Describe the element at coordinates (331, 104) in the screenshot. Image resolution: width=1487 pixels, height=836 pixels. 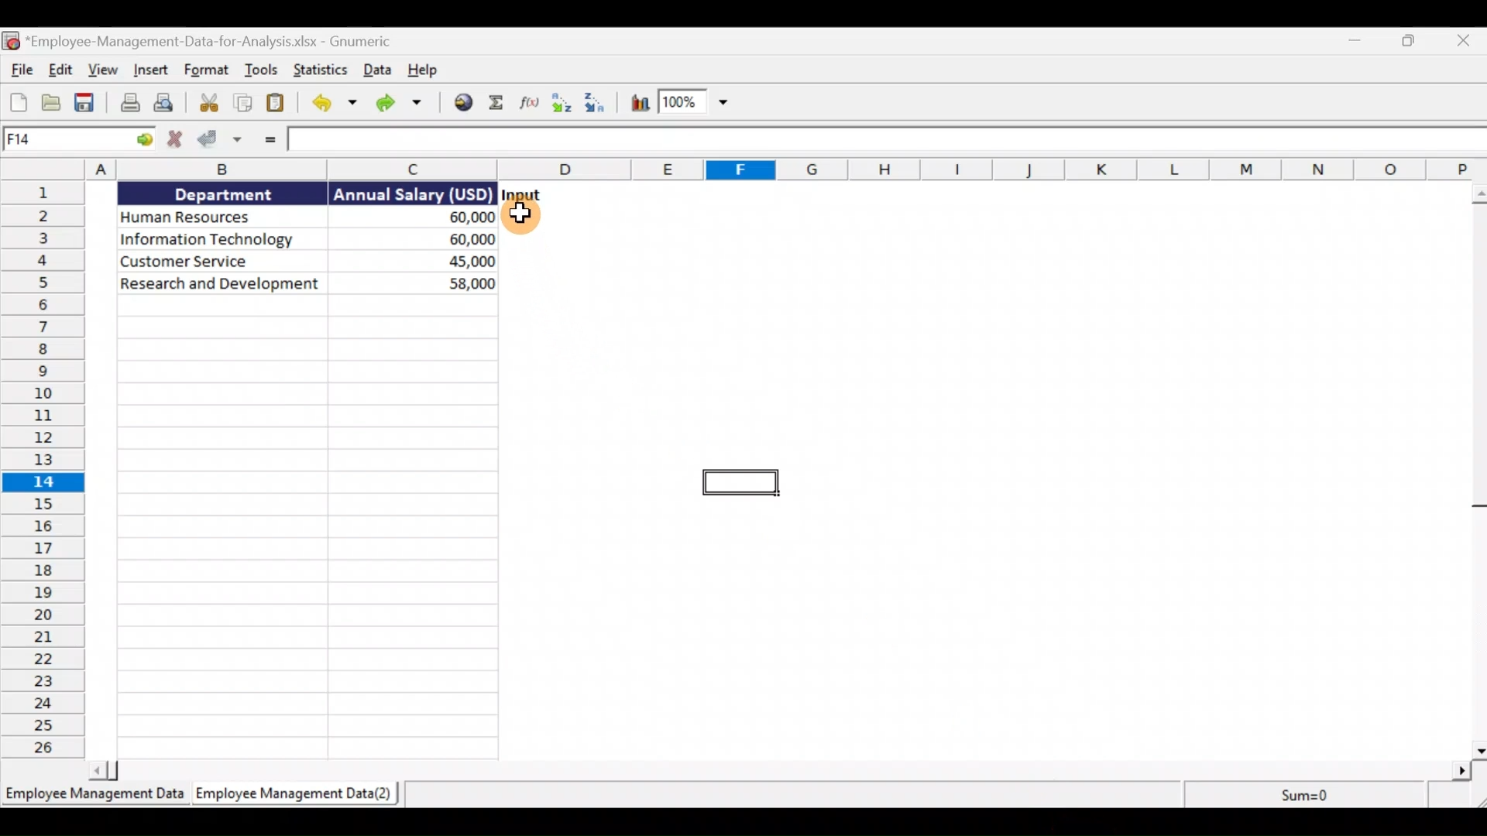
I see `Undo last action` at that location.